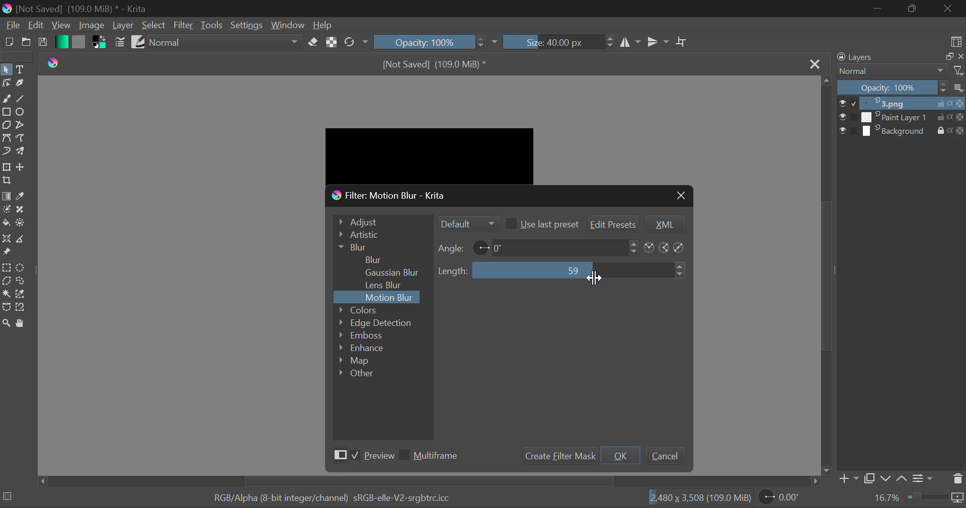 This screenshot has width=966, height=508. I want to click on angle indicator, so click(481, 246).